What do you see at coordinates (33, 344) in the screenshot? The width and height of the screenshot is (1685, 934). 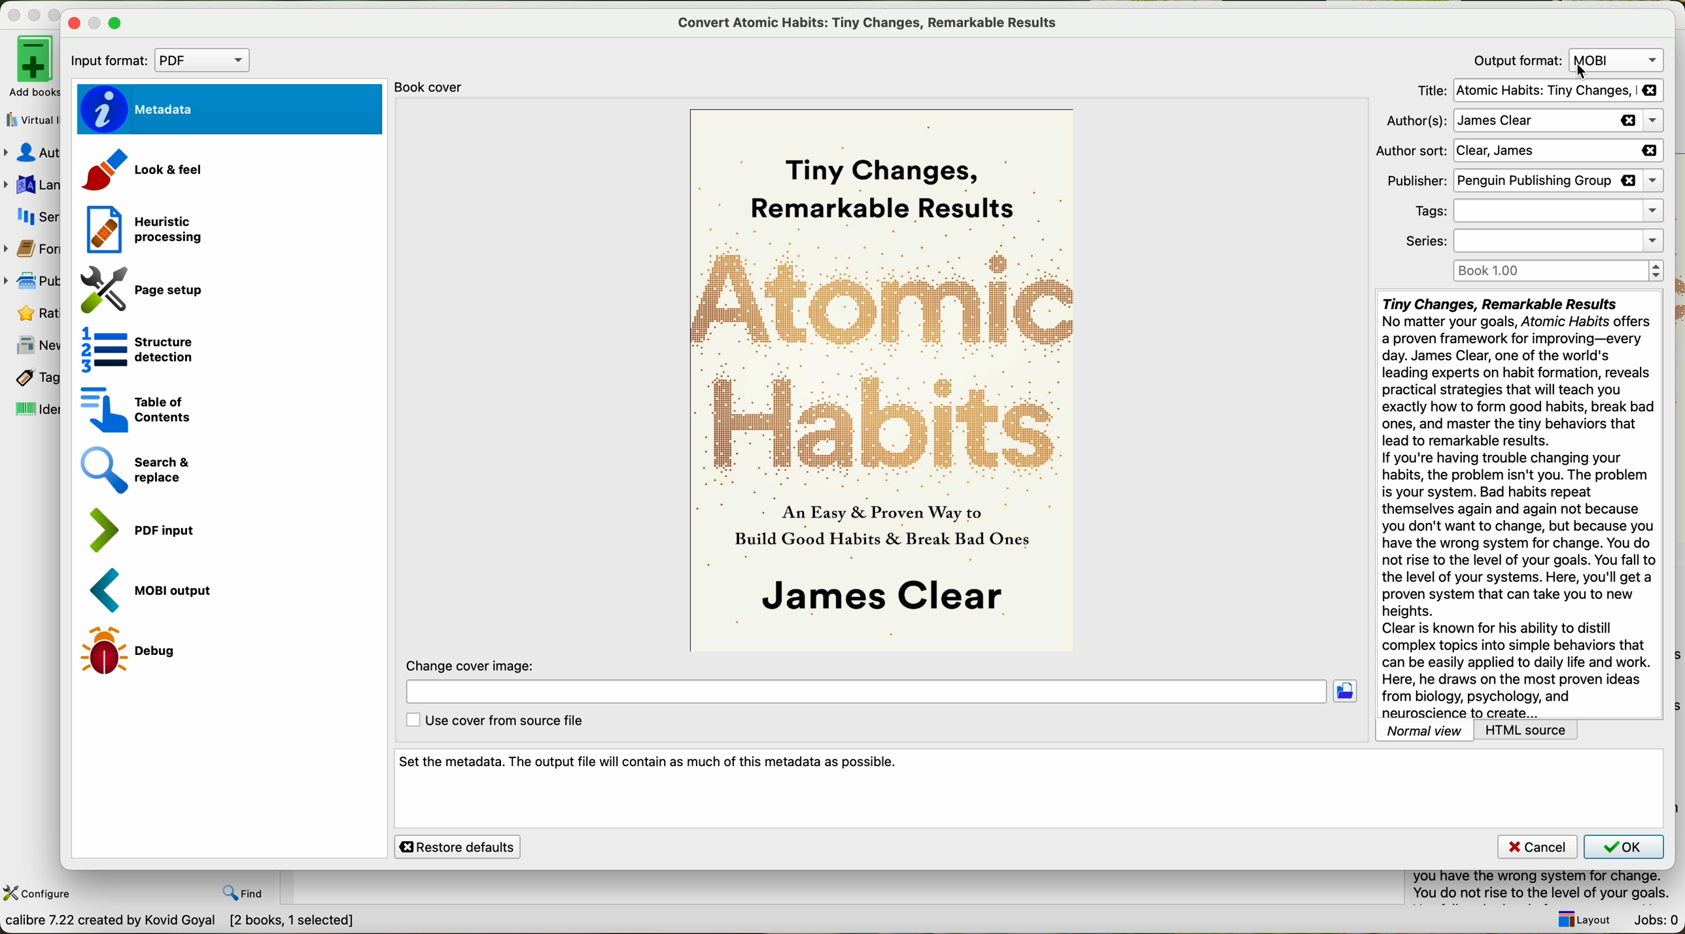 I see `news` at bounding box center [33, 344].